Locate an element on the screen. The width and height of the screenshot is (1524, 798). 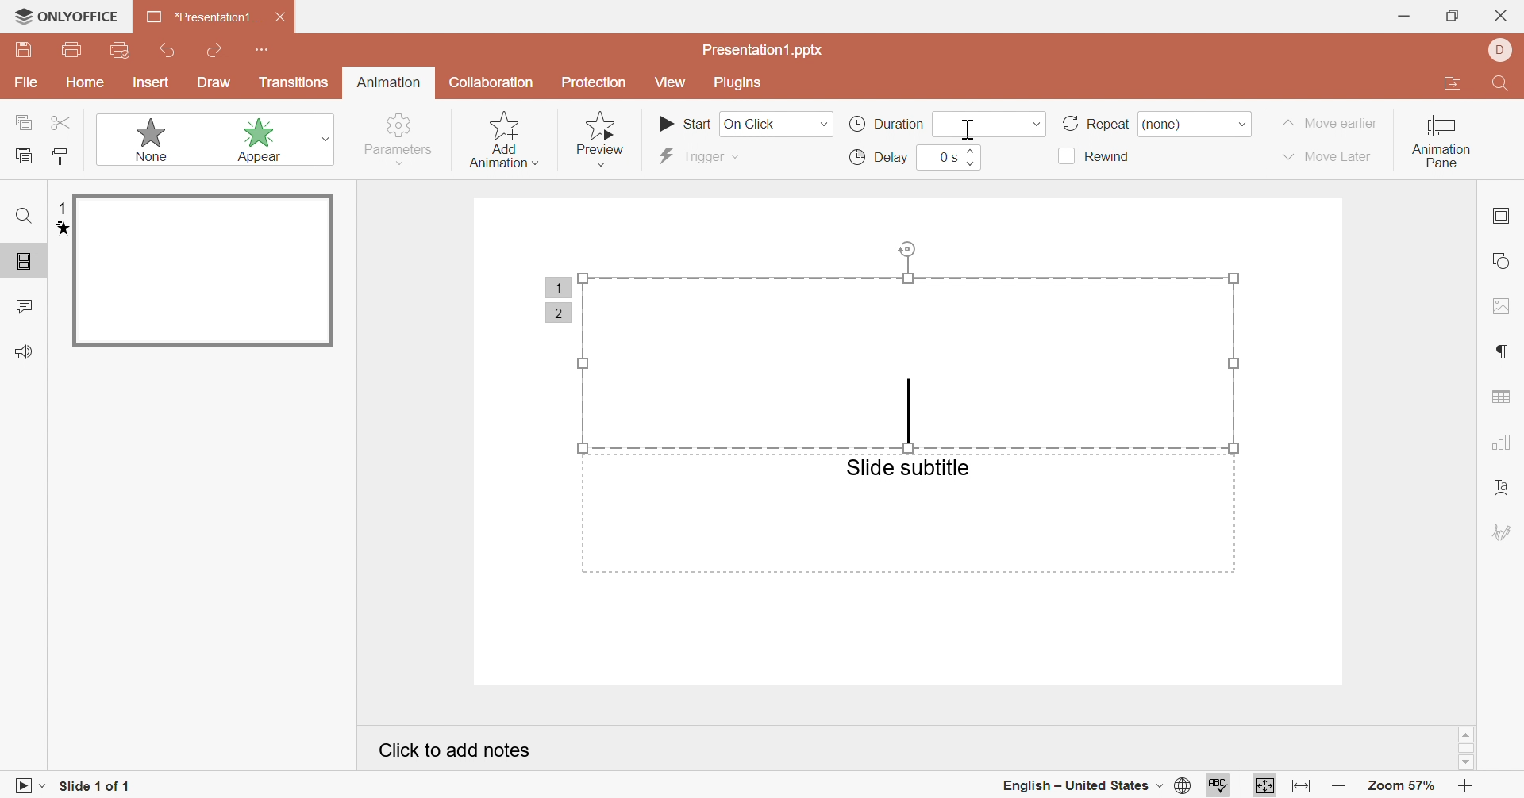
1 is located at coordinates (61, 209).